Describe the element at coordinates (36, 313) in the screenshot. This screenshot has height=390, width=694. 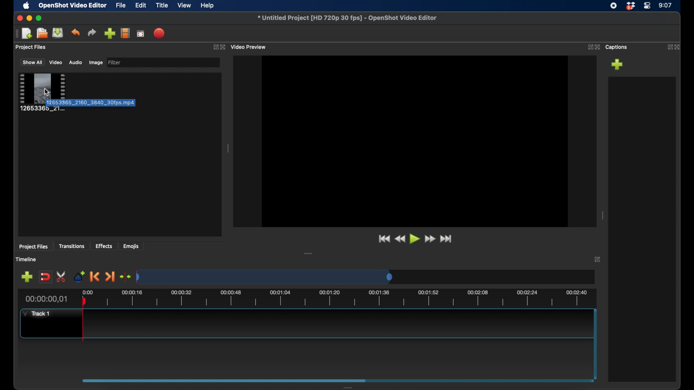
I see `track 1` at that location.